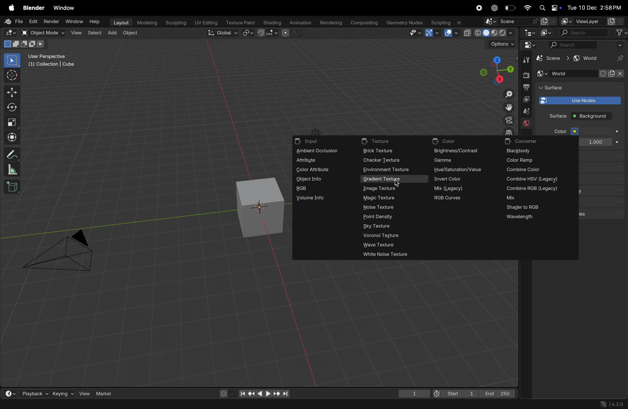 This screenshot has width=628, height=409. What do you see at coordinates (479, 8) in the screenshot?
I see `record` at bounding box center [479, 8].